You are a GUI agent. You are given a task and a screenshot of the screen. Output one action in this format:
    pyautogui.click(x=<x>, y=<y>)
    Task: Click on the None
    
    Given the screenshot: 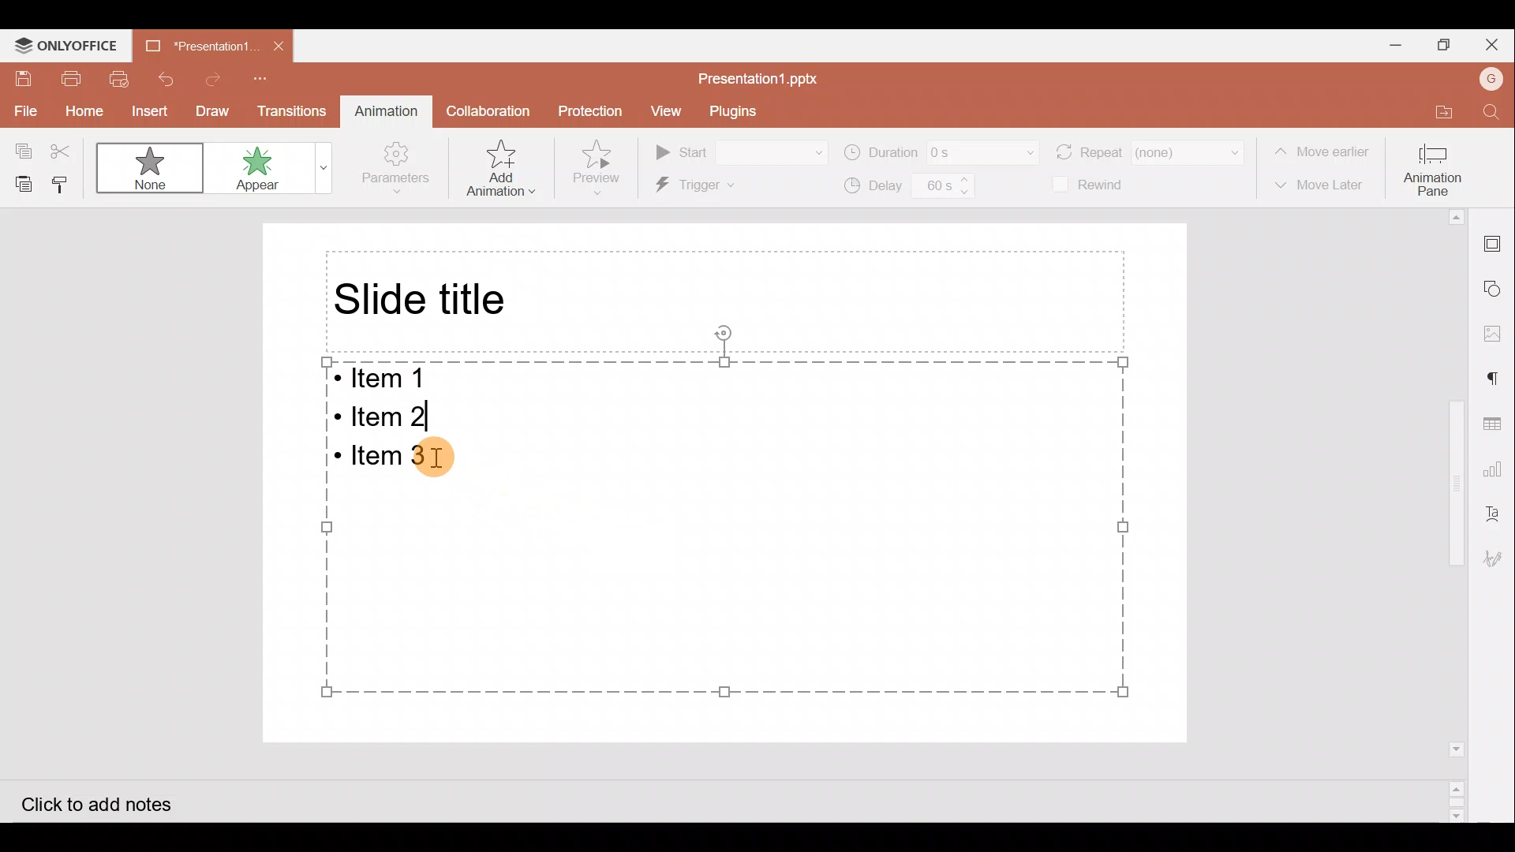 What is the action you would take?
    pyautogui.click(x=147, y=166)
    